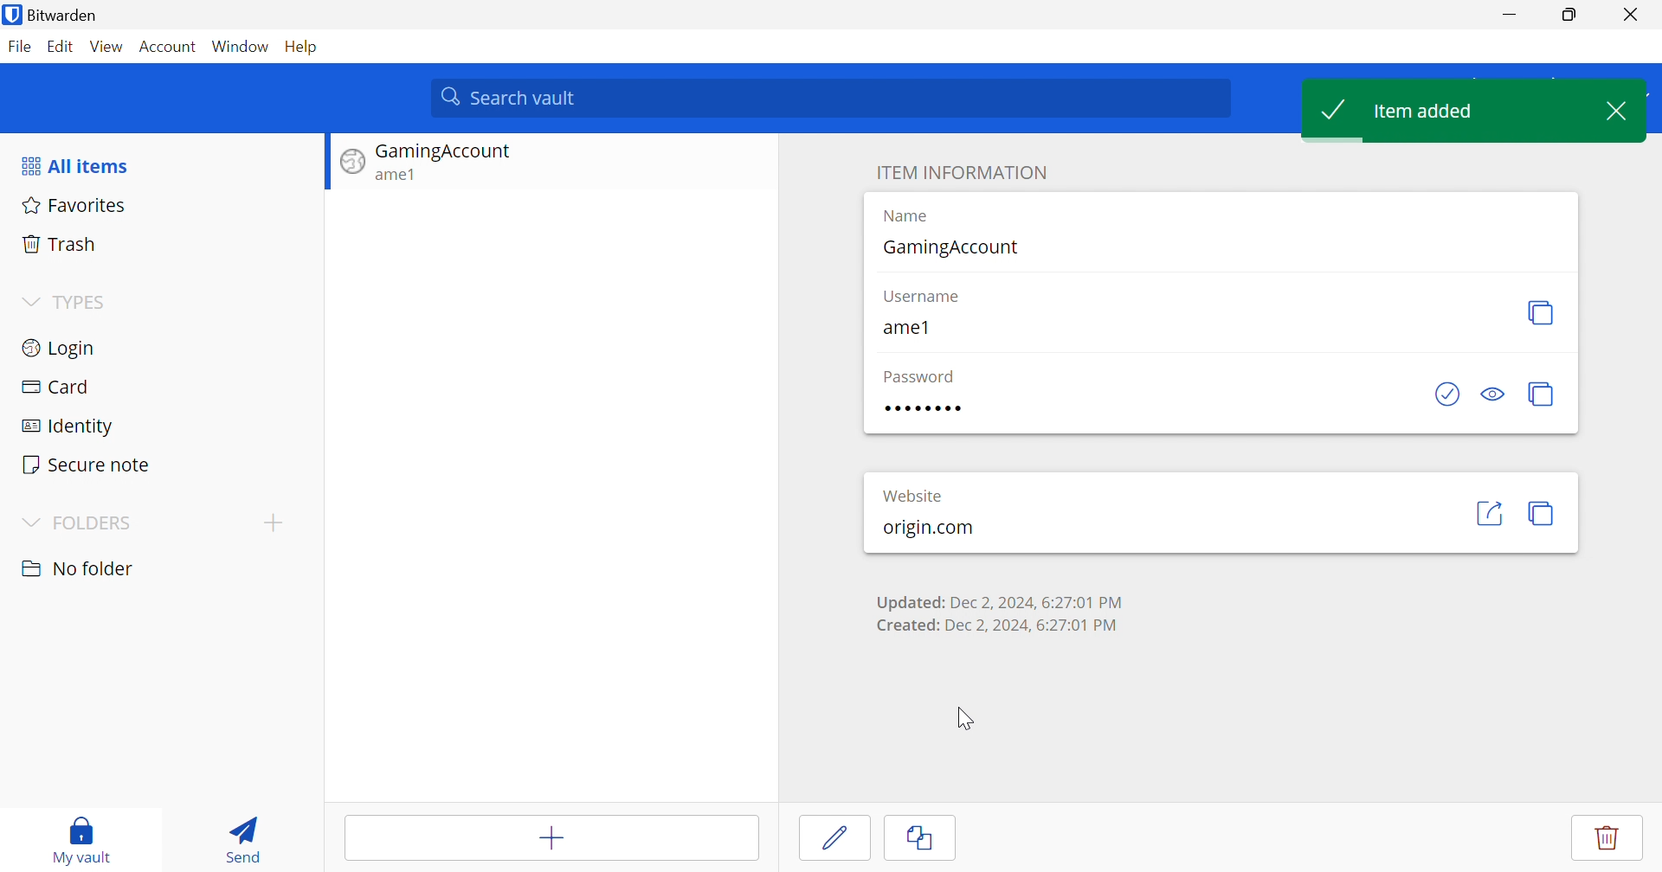  I want to click on Password, so click(921, 377).